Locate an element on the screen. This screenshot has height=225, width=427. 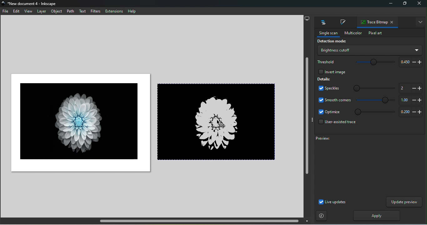
Toggle display options is located at coordinates (312, 120).